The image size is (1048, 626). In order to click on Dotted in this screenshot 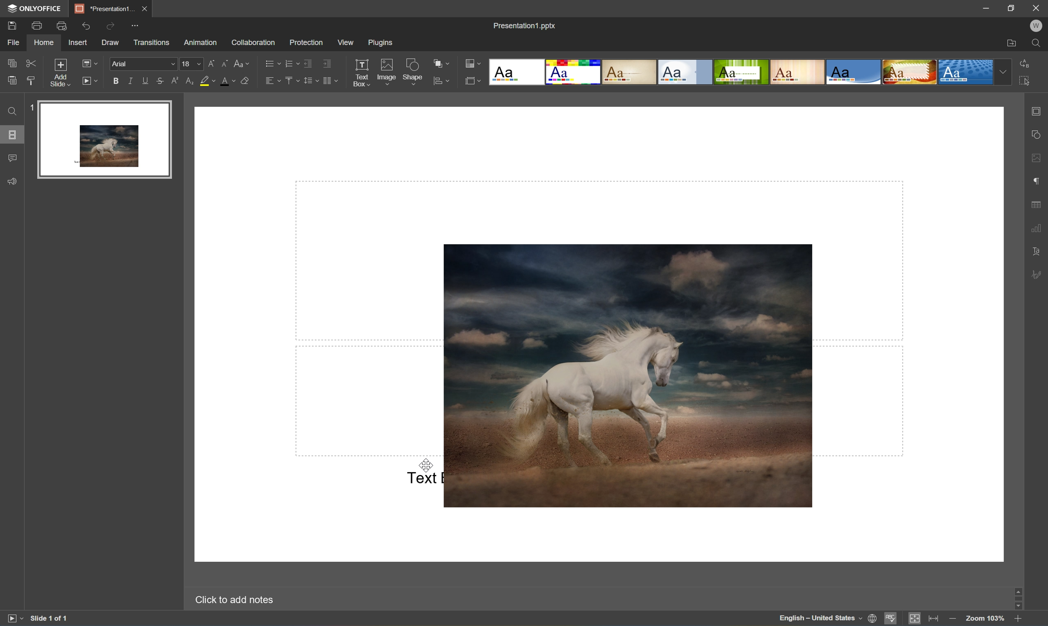, I will do `click(965, 73)`.